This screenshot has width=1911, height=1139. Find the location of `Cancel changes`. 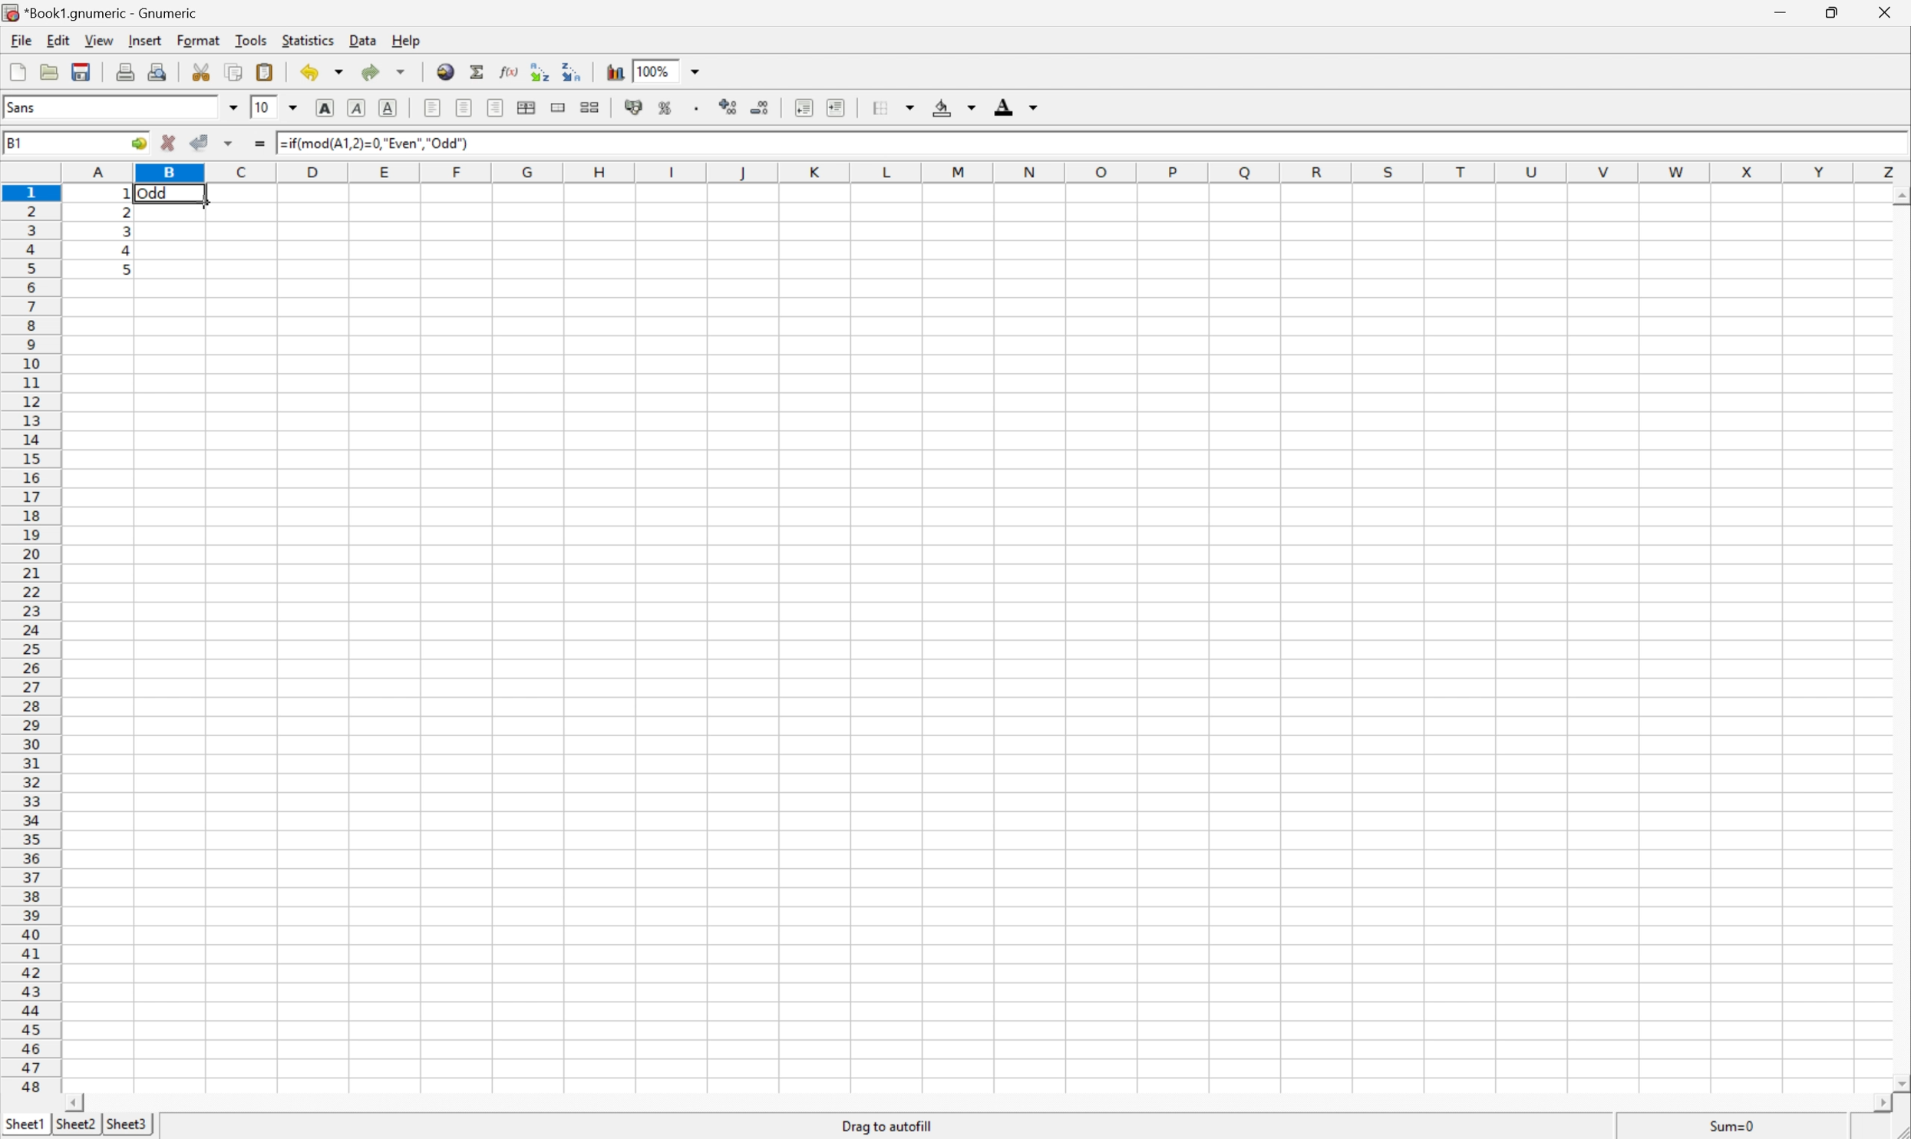

Cancel changes is located at coordinates (165, 141).